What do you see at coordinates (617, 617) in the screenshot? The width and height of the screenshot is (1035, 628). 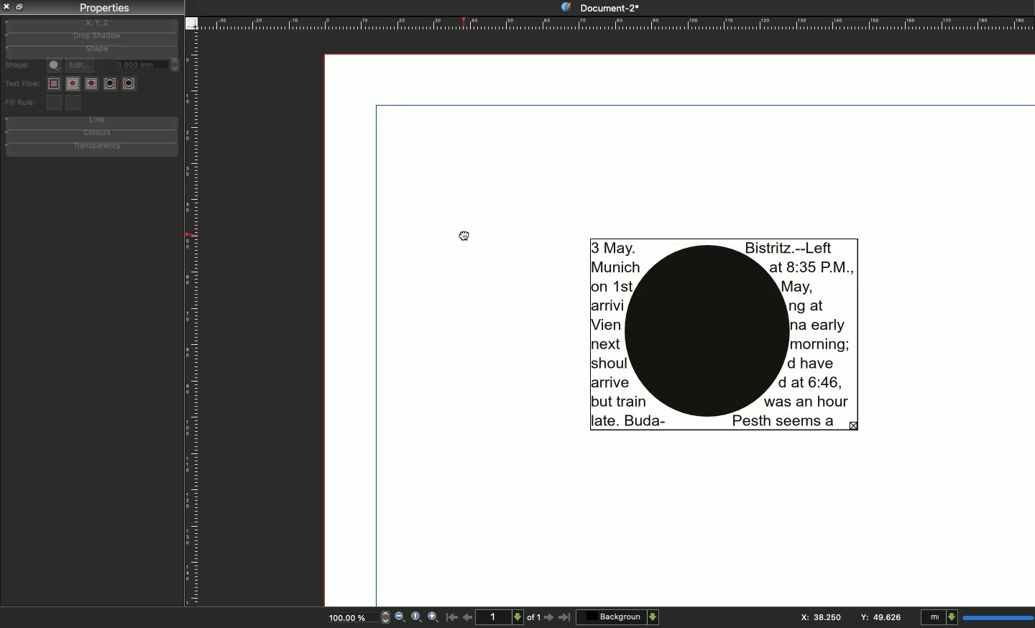 I see `Background` at bounding box center [617, 617].